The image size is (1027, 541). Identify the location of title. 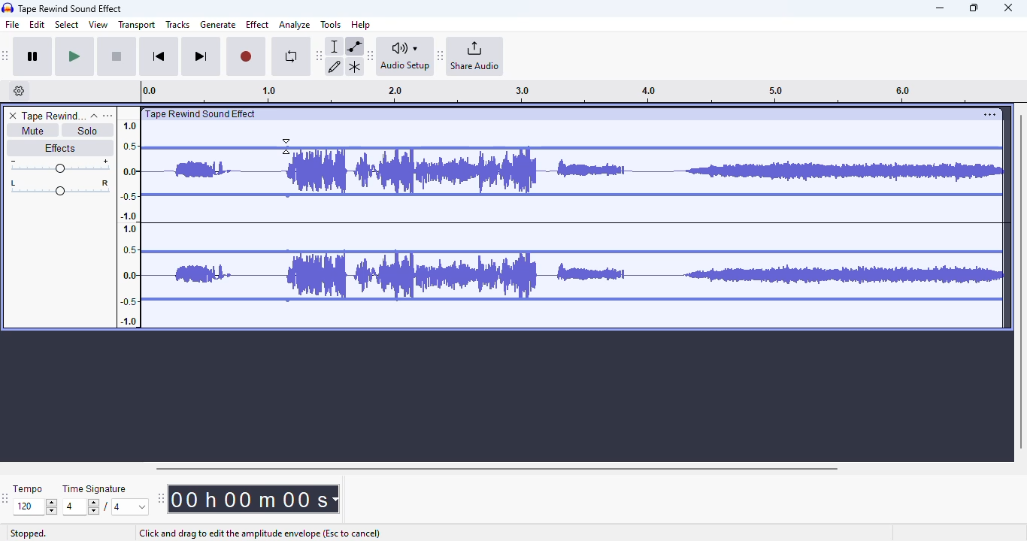
(71, 8).